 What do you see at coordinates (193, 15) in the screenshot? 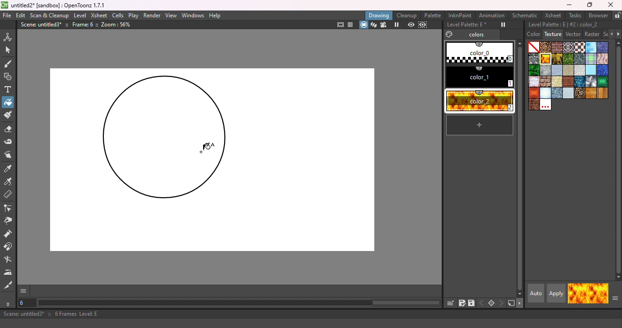
I see `Windows` at bounding box center [193, 15].